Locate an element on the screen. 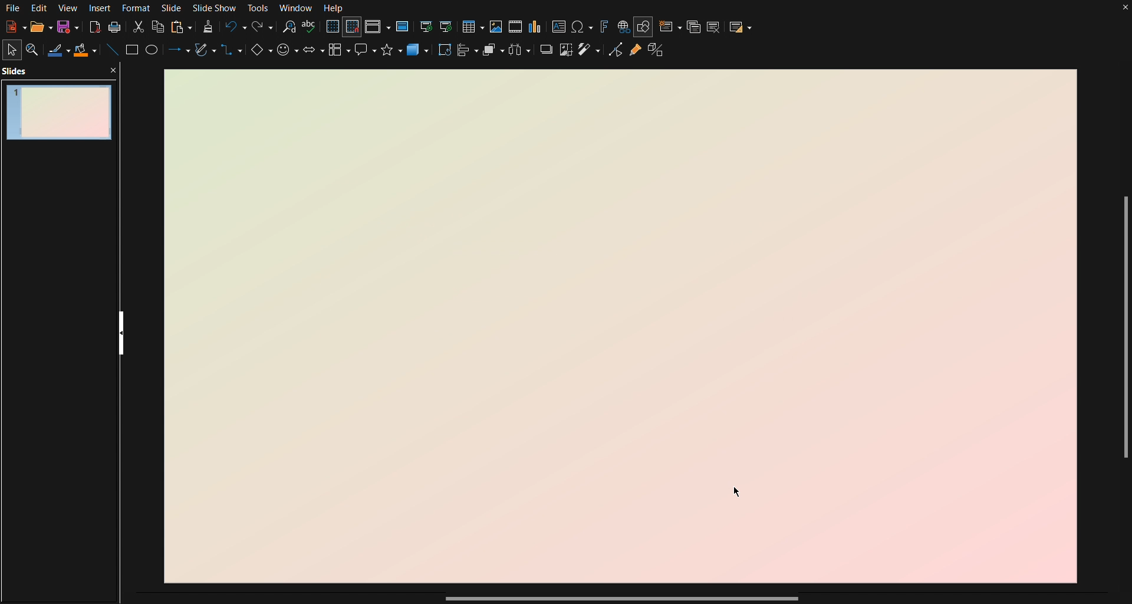  Insert hyperlink is located at coordinates (623, 26).